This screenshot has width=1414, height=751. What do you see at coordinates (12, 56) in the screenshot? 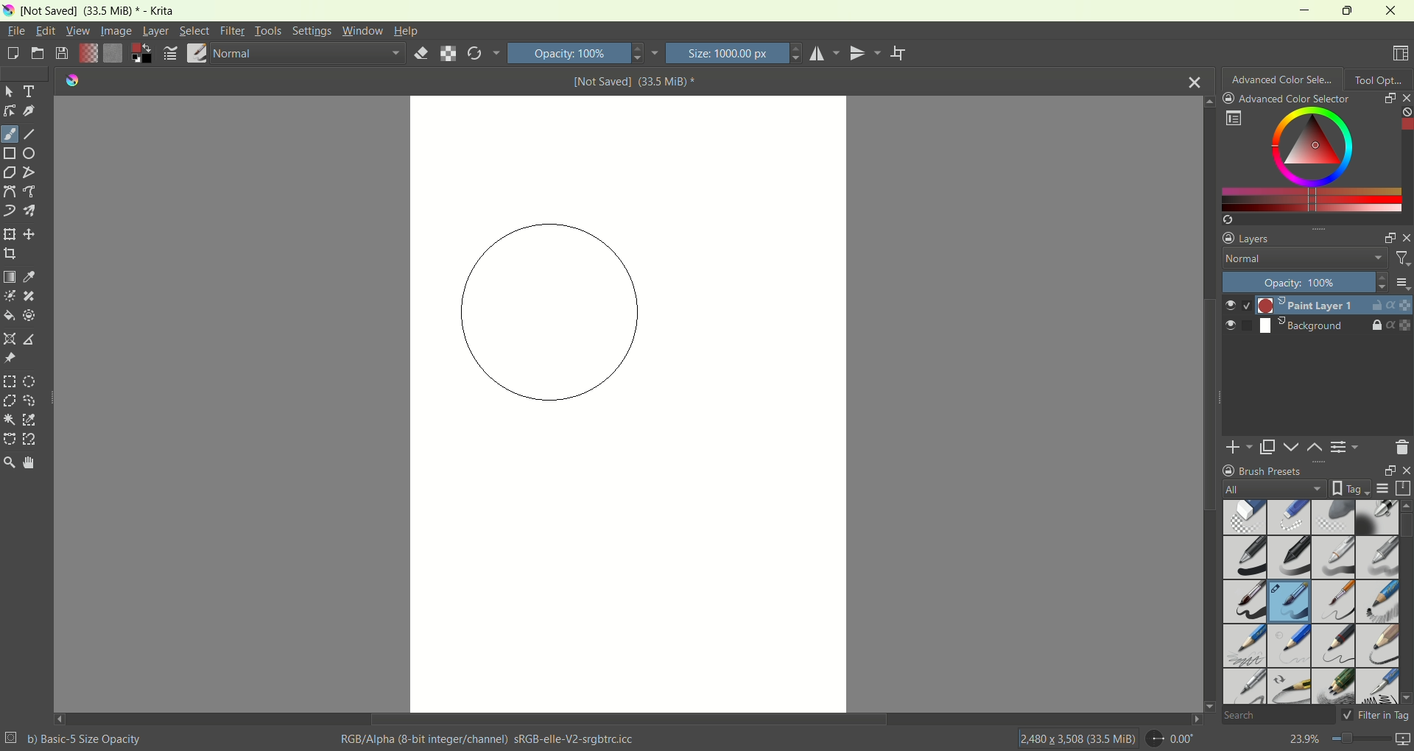
I see `create a new document` at bounding box center [12, 56].